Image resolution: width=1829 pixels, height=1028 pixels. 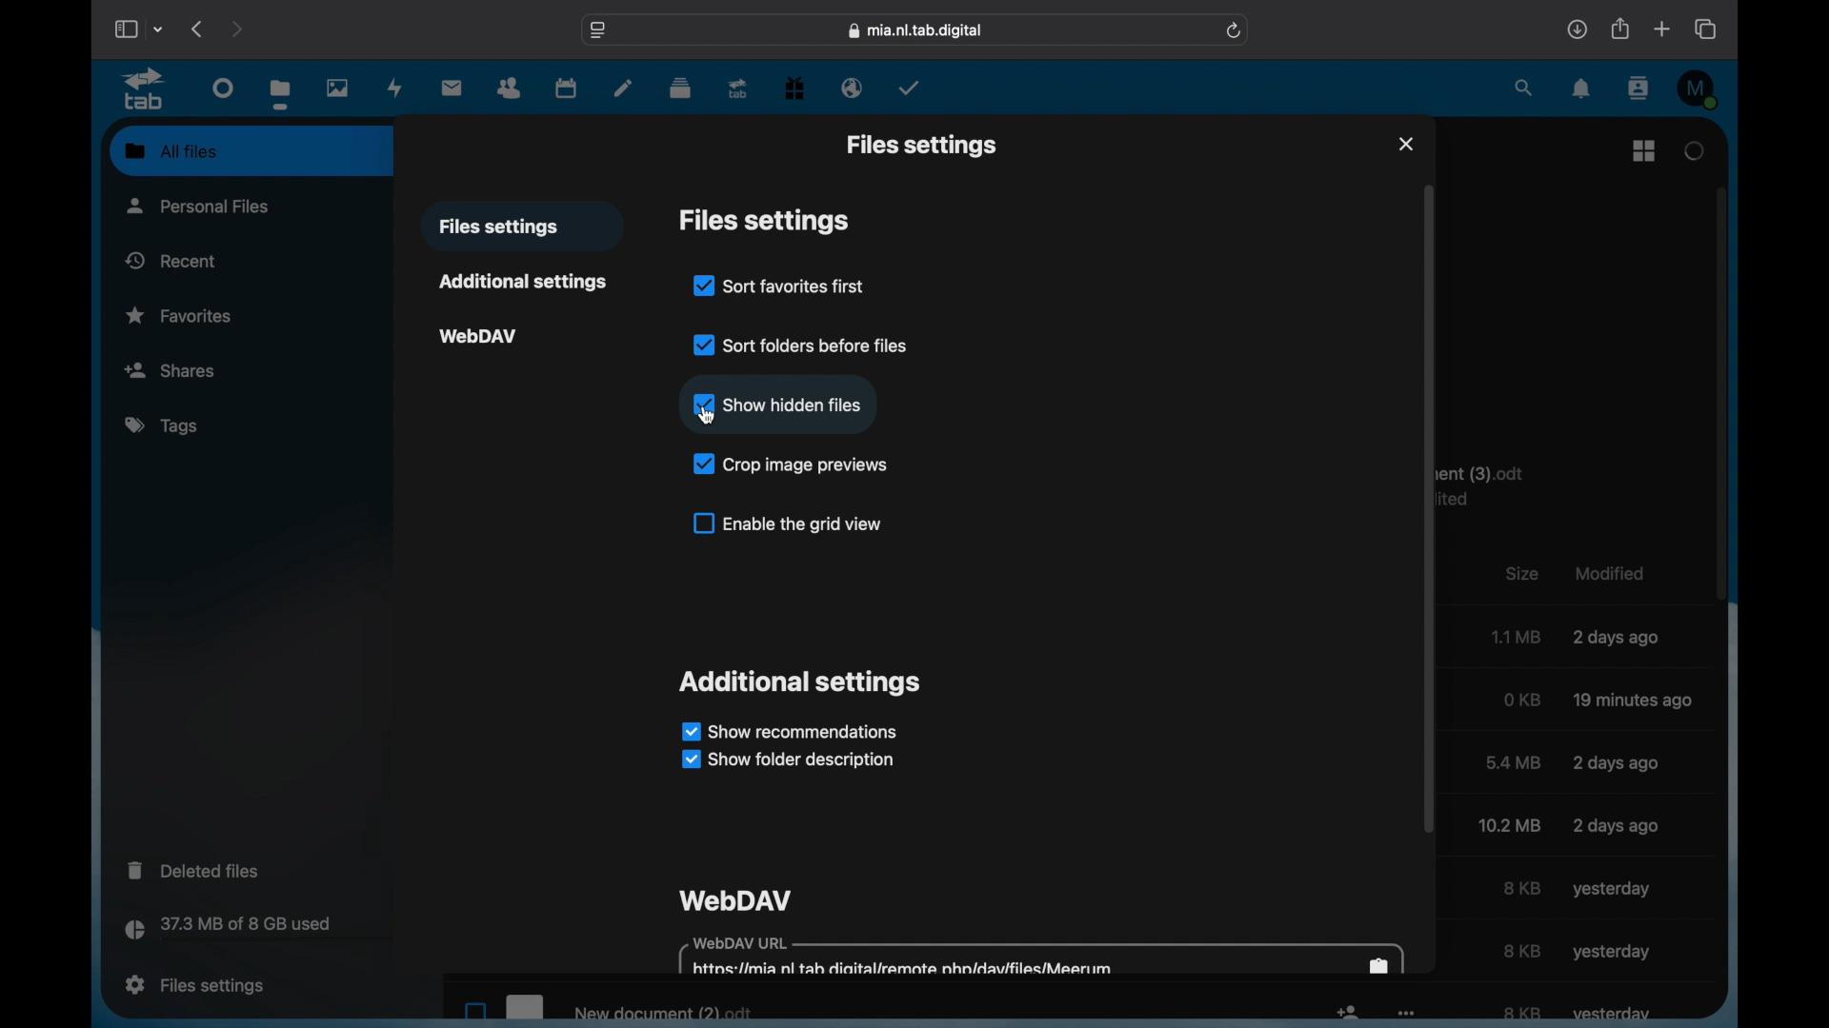 I want to click on crop image previews, so click(x=791, y=465).